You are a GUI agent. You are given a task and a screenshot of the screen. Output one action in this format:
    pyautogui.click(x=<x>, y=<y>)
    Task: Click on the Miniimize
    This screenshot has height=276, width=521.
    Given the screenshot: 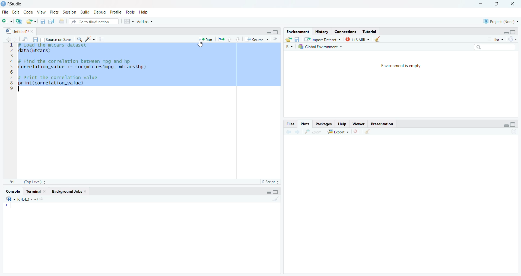 What is the action you would take?
    pyautogui.click(x=480, y=4)
    